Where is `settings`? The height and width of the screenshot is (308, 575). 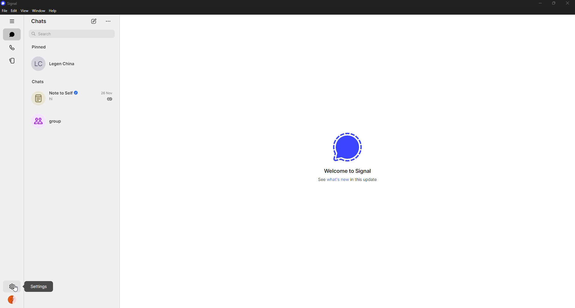 settings is located at coordinates (13, 287).